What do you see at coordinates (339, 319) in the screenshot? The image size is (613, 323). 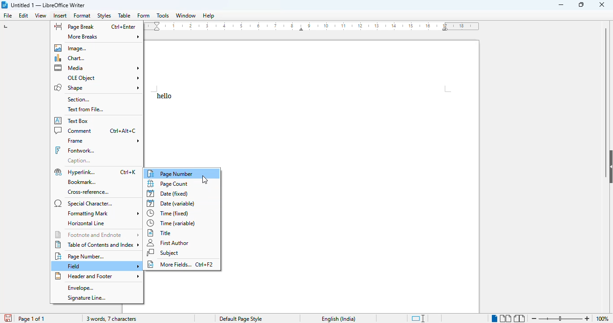 I see `text language` at bounding box center [339, 319].